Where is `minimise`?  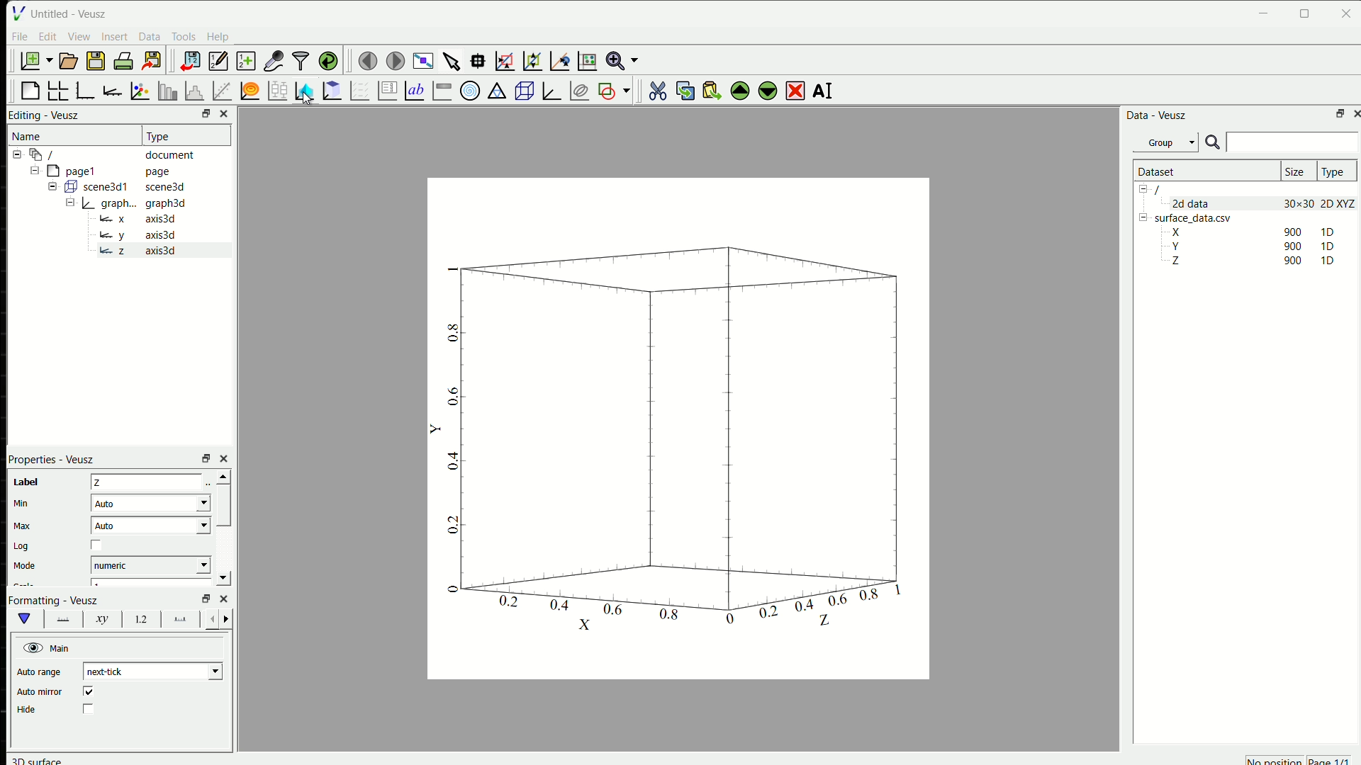
minimise is located at coordinates (1265, 12).